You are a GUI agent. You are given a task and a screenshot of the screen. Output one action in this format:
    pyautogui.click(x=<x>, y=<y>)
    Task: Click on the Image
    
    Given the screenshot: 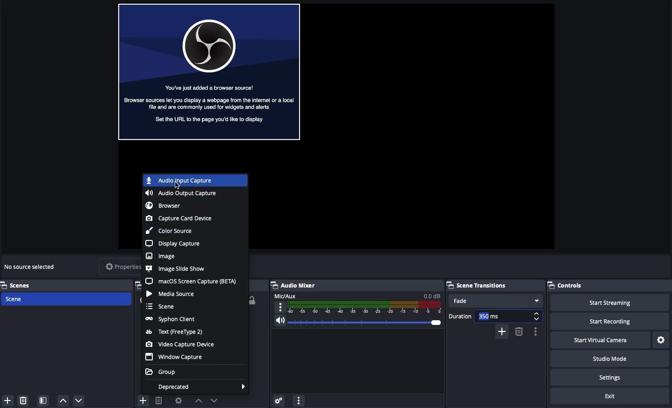 What is the action you would take?
    pyautogui.click(x=161, y=256)
    